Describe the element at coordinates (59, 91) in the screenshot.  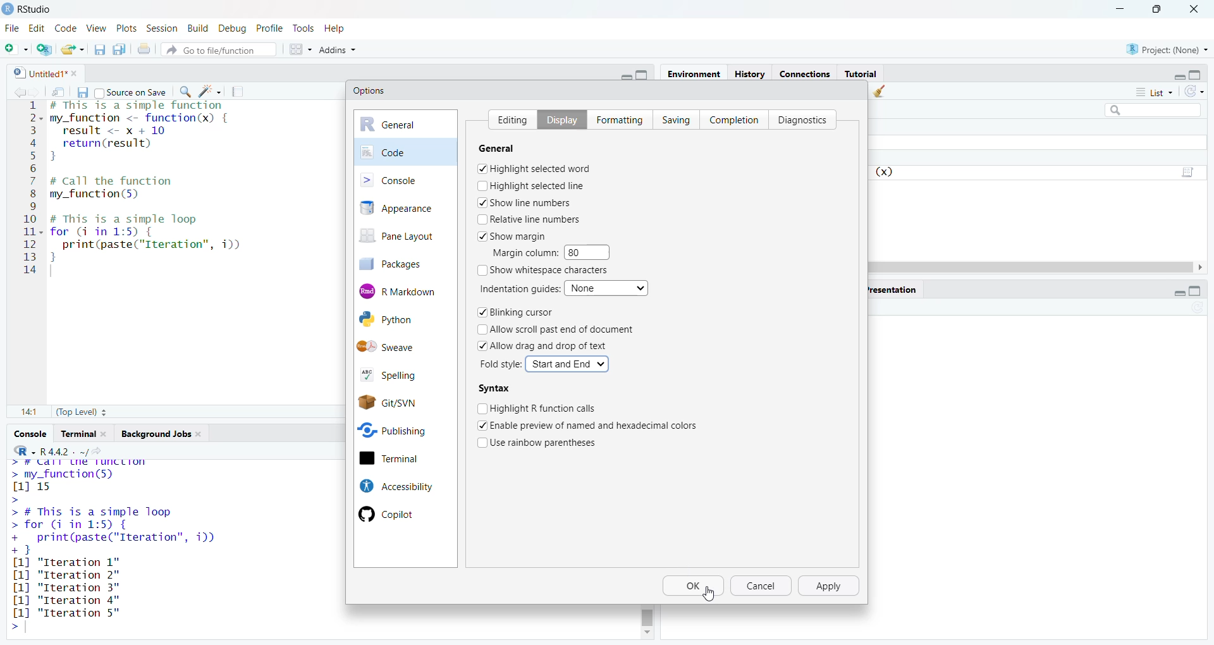
I see `show in new window` at that location.